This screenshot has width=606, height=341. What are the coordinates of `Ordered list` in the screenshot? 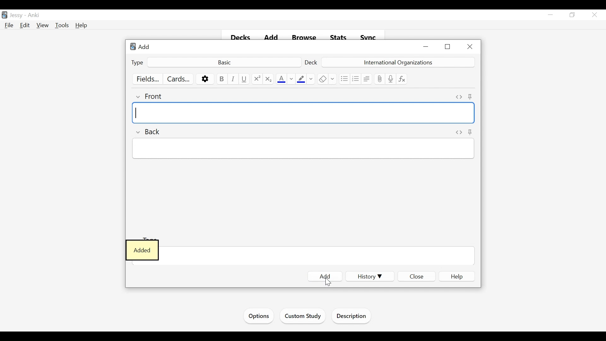 It's located at (355, 78).